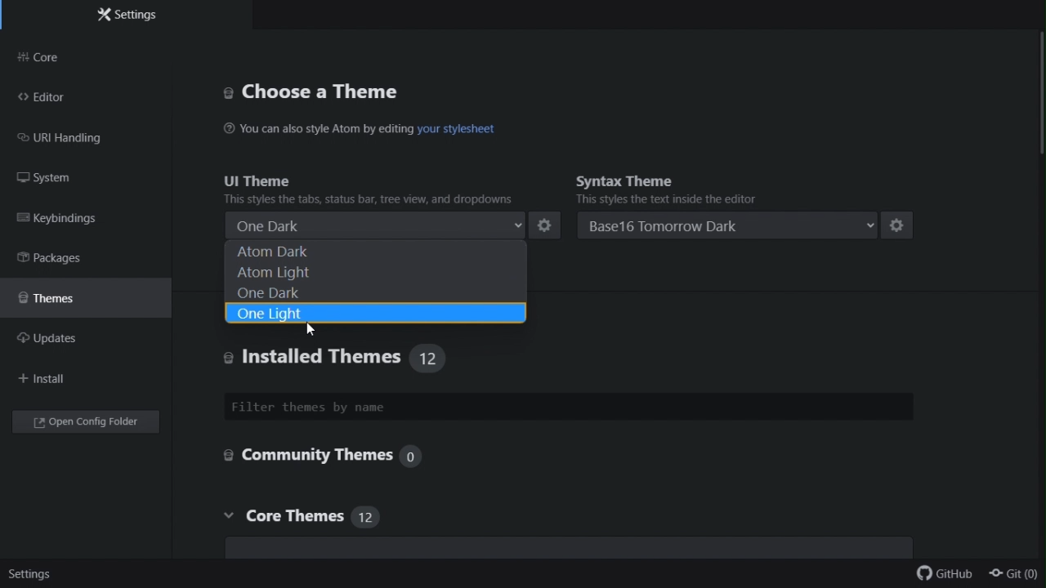  Describe the element at coordinates (731, 226) in the screenshot. I see `base 16 tomorrow dark` at that location.